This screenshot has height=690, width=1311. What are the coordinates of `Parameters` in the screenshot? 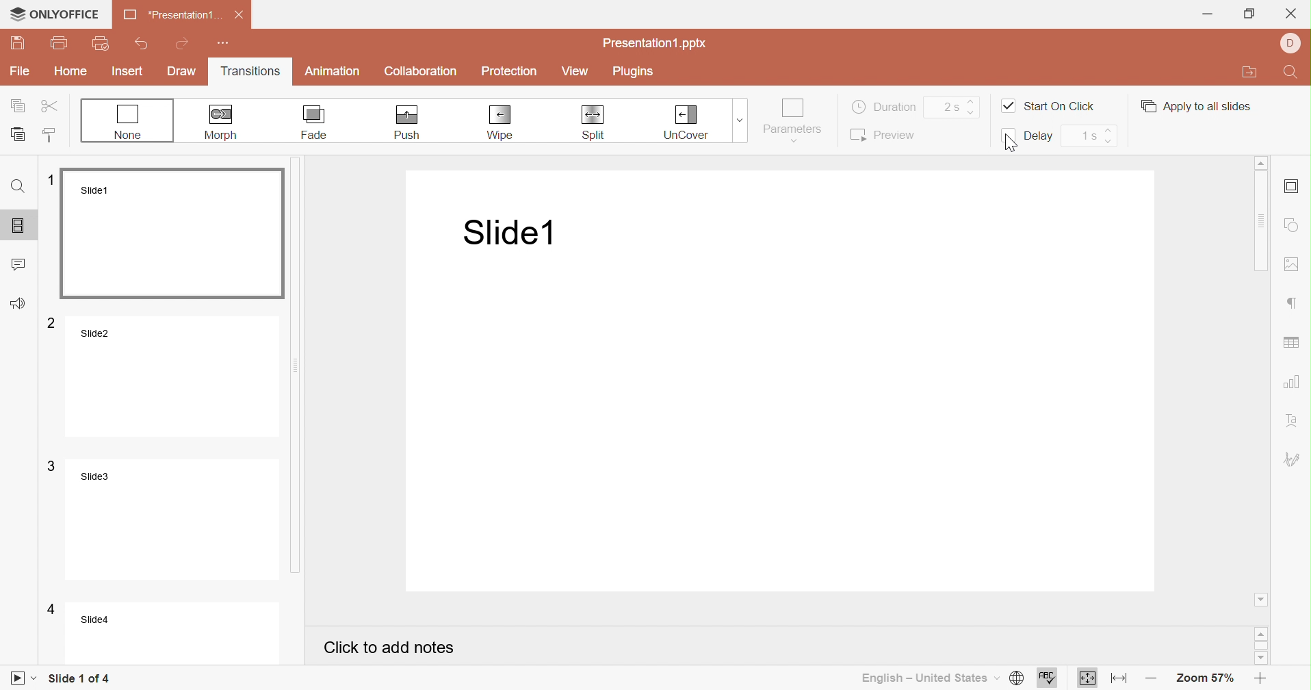 It's located at (792, 120).